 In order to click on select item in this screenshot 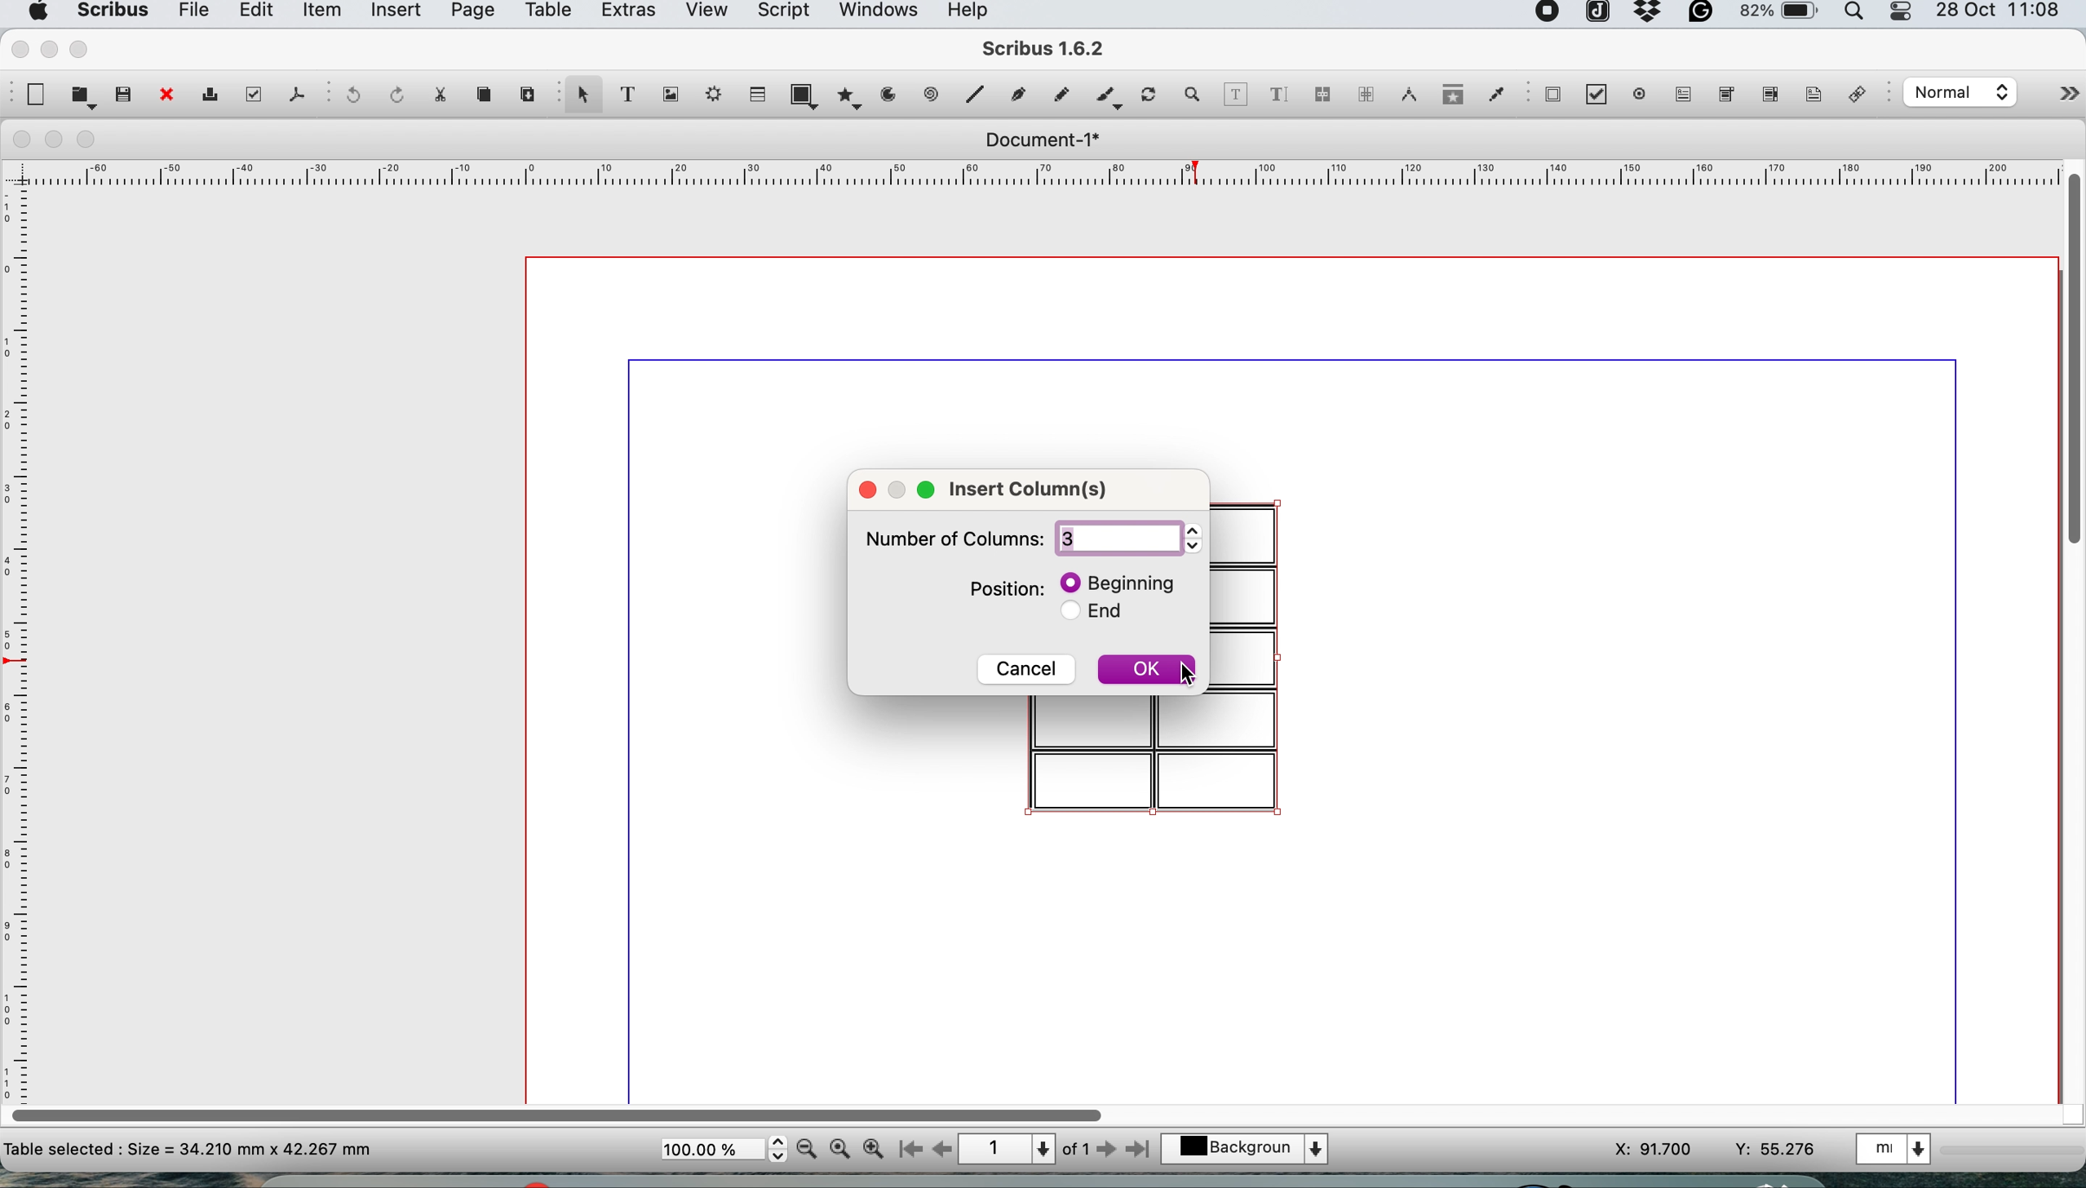, I will do `click(581, 96)`.